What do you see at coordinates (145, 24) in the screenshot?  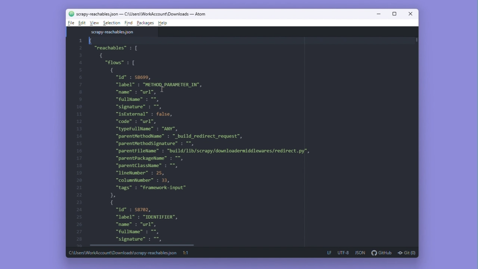 I see `Packages` at bounding box center [145, 24].